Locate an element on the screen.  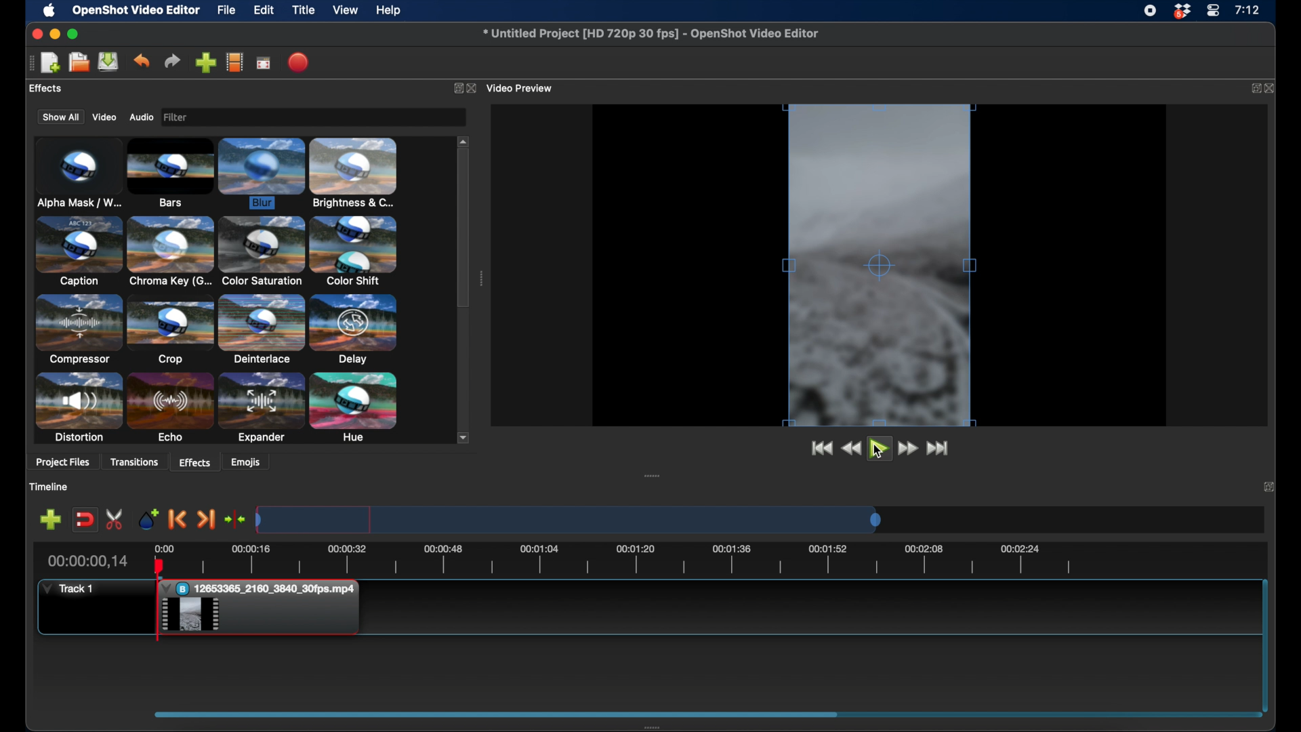
maximize is located at coordinates (74, 35).